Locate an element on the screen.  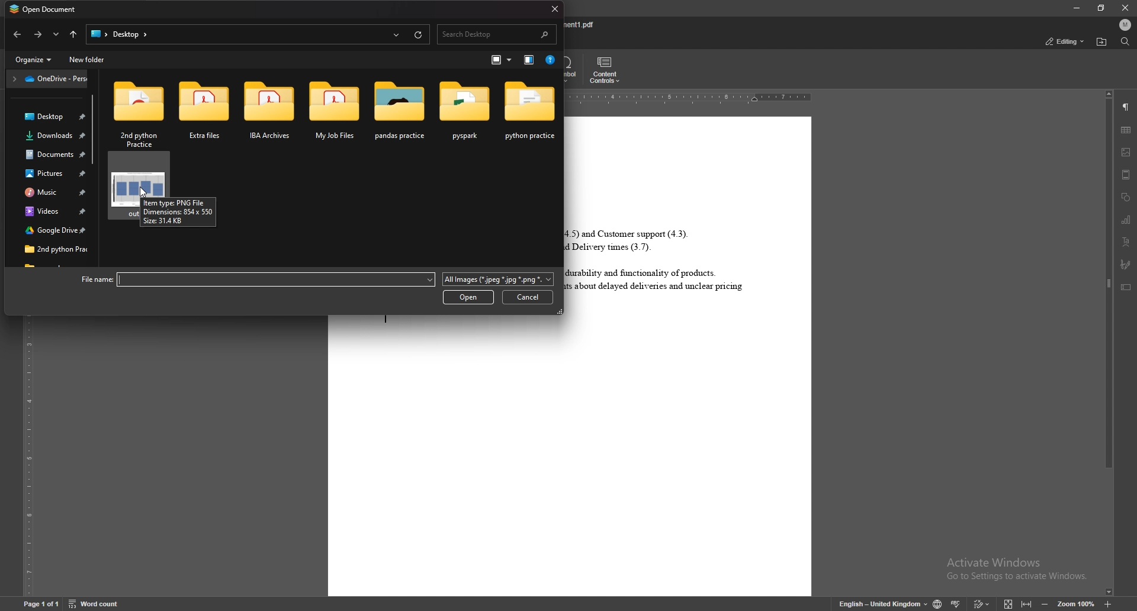
folder is located at coordinates (46, 247).